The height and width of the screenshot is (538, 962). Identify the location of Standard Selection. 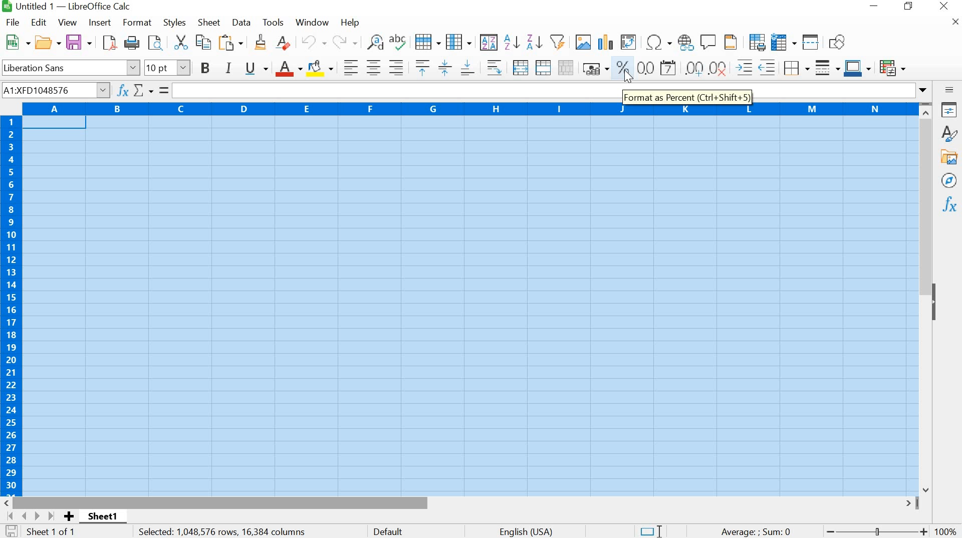
(653, 528).